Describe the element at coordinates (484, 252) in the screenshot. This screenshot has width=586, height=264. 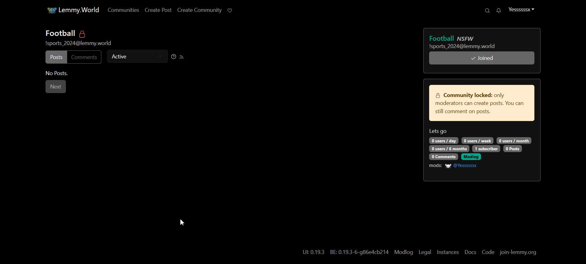
I see `Code` at that location.